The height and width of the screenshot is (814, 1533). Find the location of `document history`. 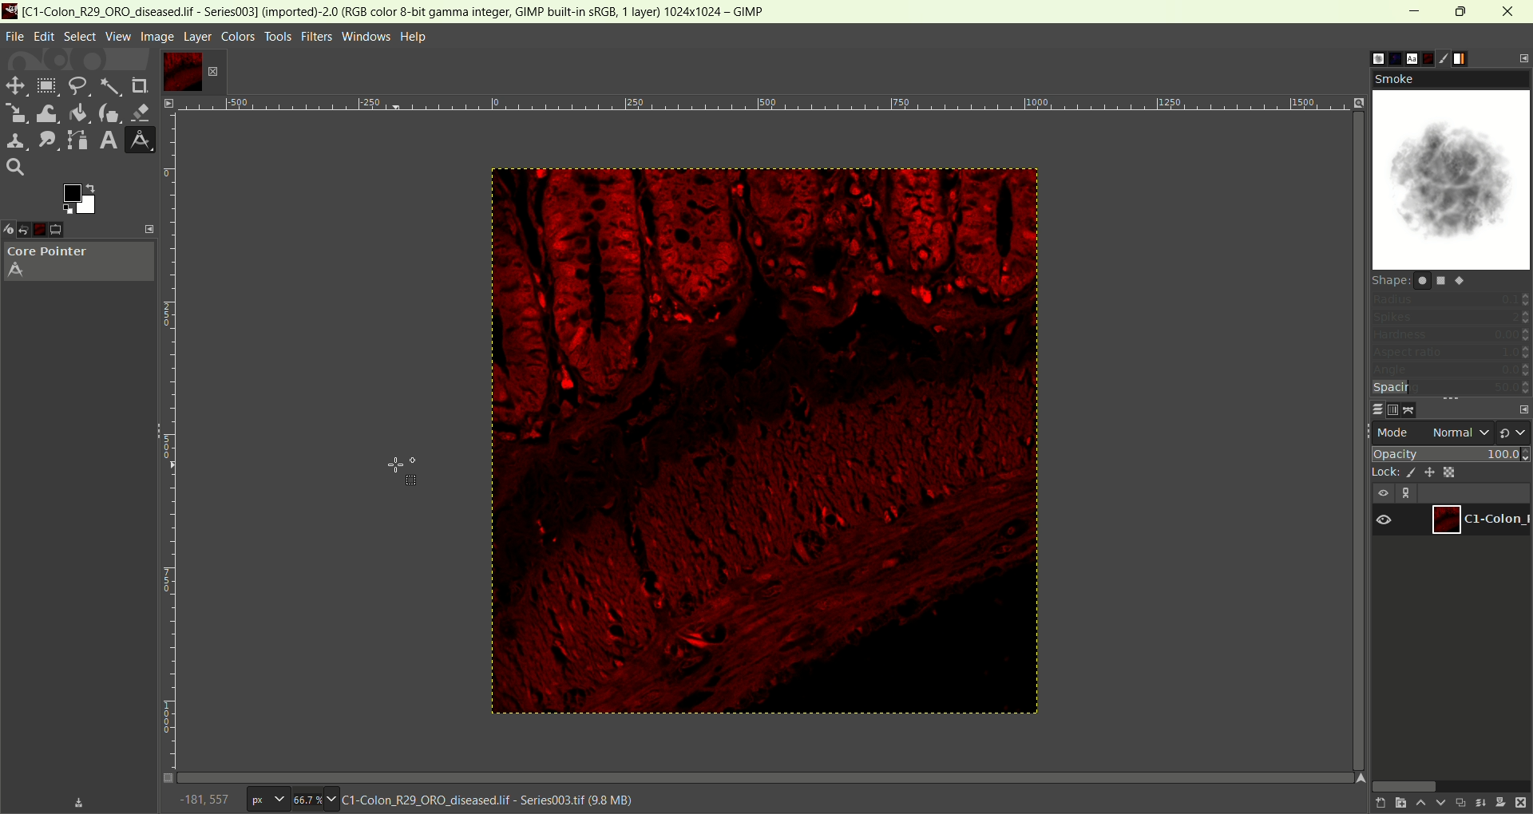

document history is located at coordinates (1428, 57).